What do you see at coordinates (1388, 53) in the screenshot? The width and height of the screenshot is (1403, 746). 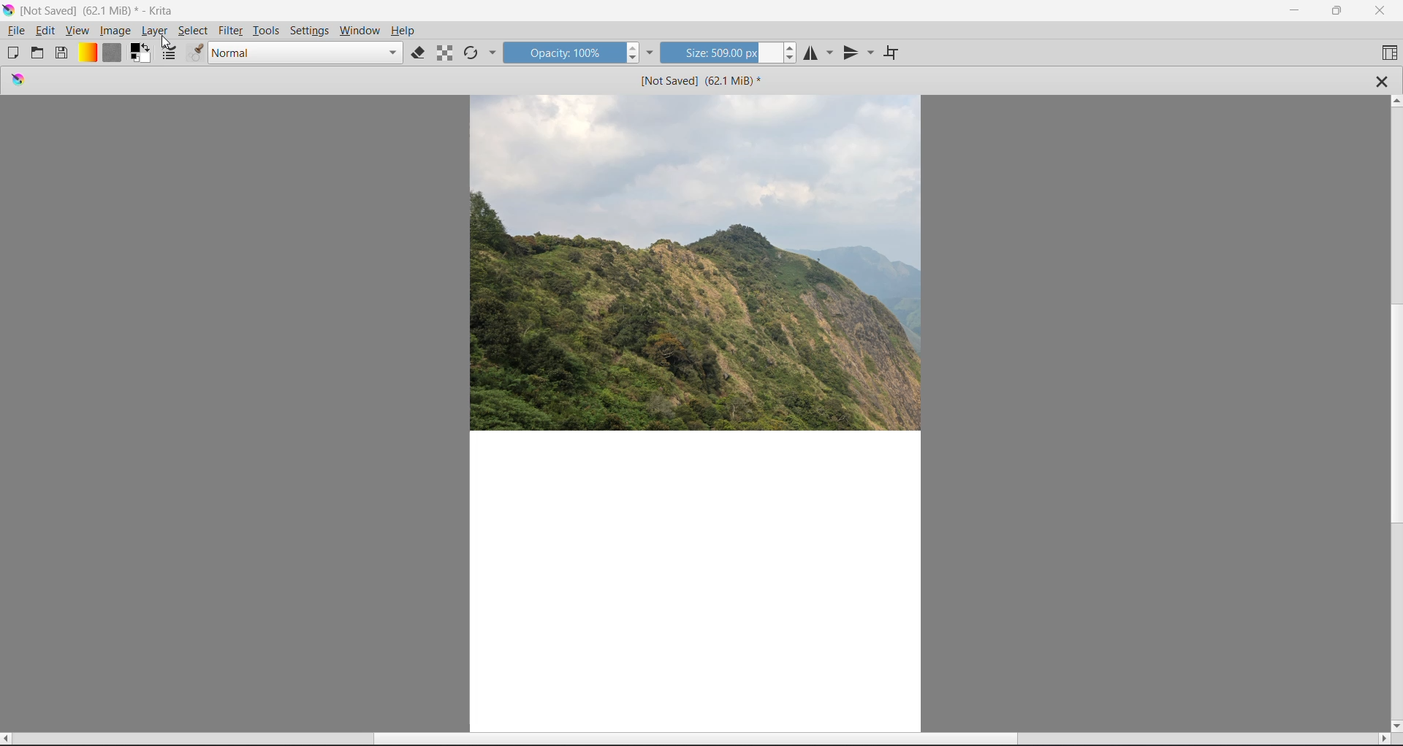 I see `Choose Workspace` at bounding box center [1388, 53].